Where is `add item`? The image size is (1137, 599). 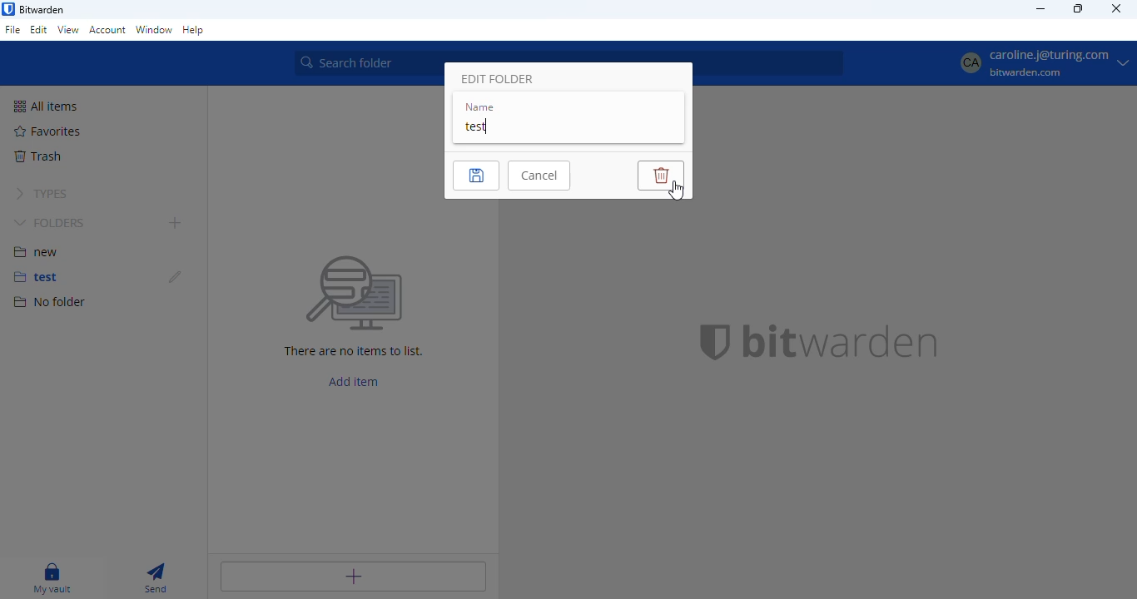 add item is located at coordinates (352, 382).